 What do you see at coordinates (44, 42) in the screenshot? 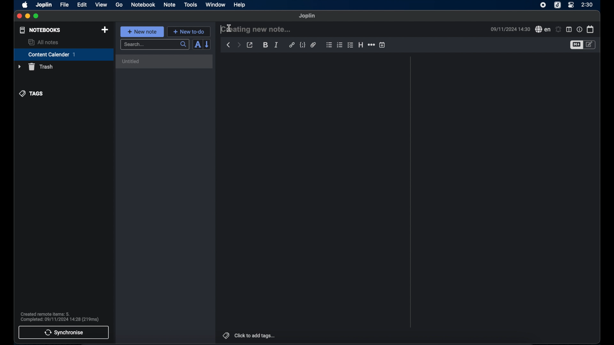
I see `all notes` at bounding box center [44, 42].